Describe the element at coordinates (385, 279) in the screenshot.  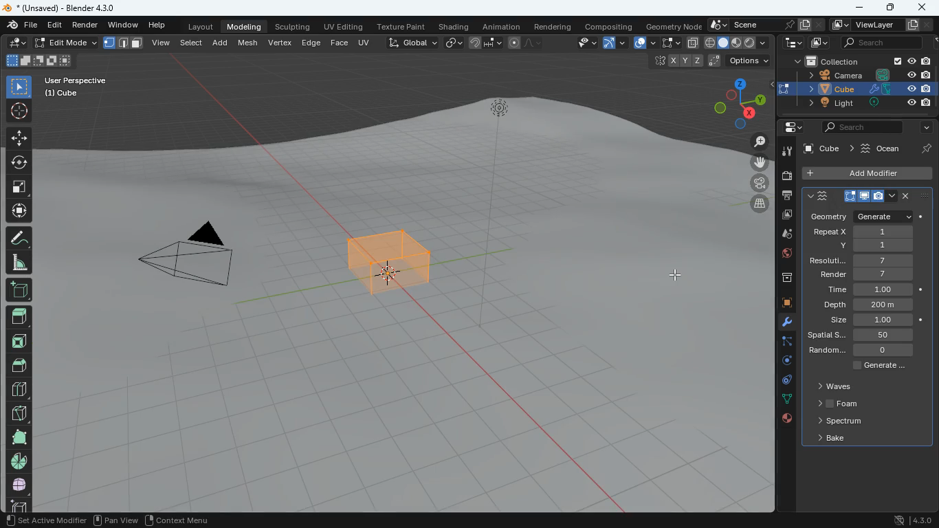
I see `cube` at that location.